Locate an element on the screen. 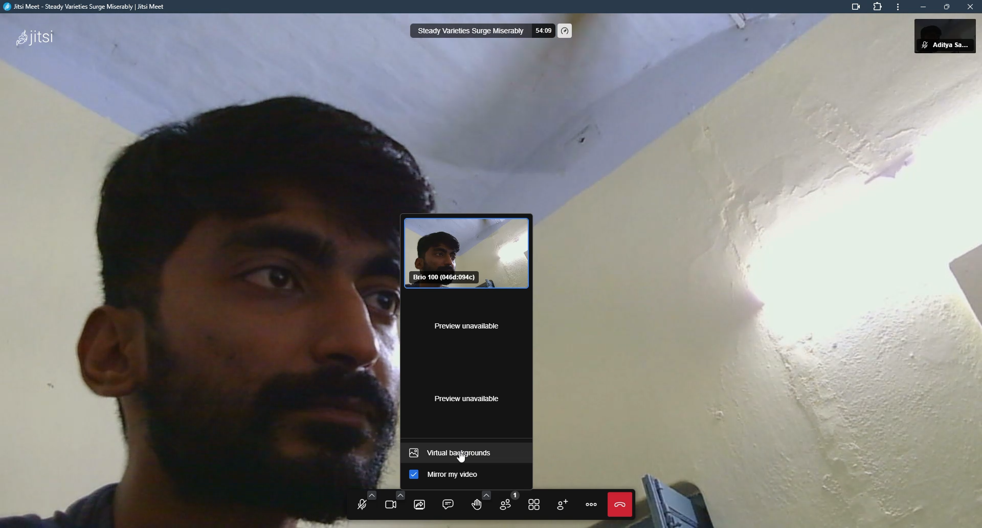 The image size is (982, 528). performance setting is located at coordinates (566, 31).